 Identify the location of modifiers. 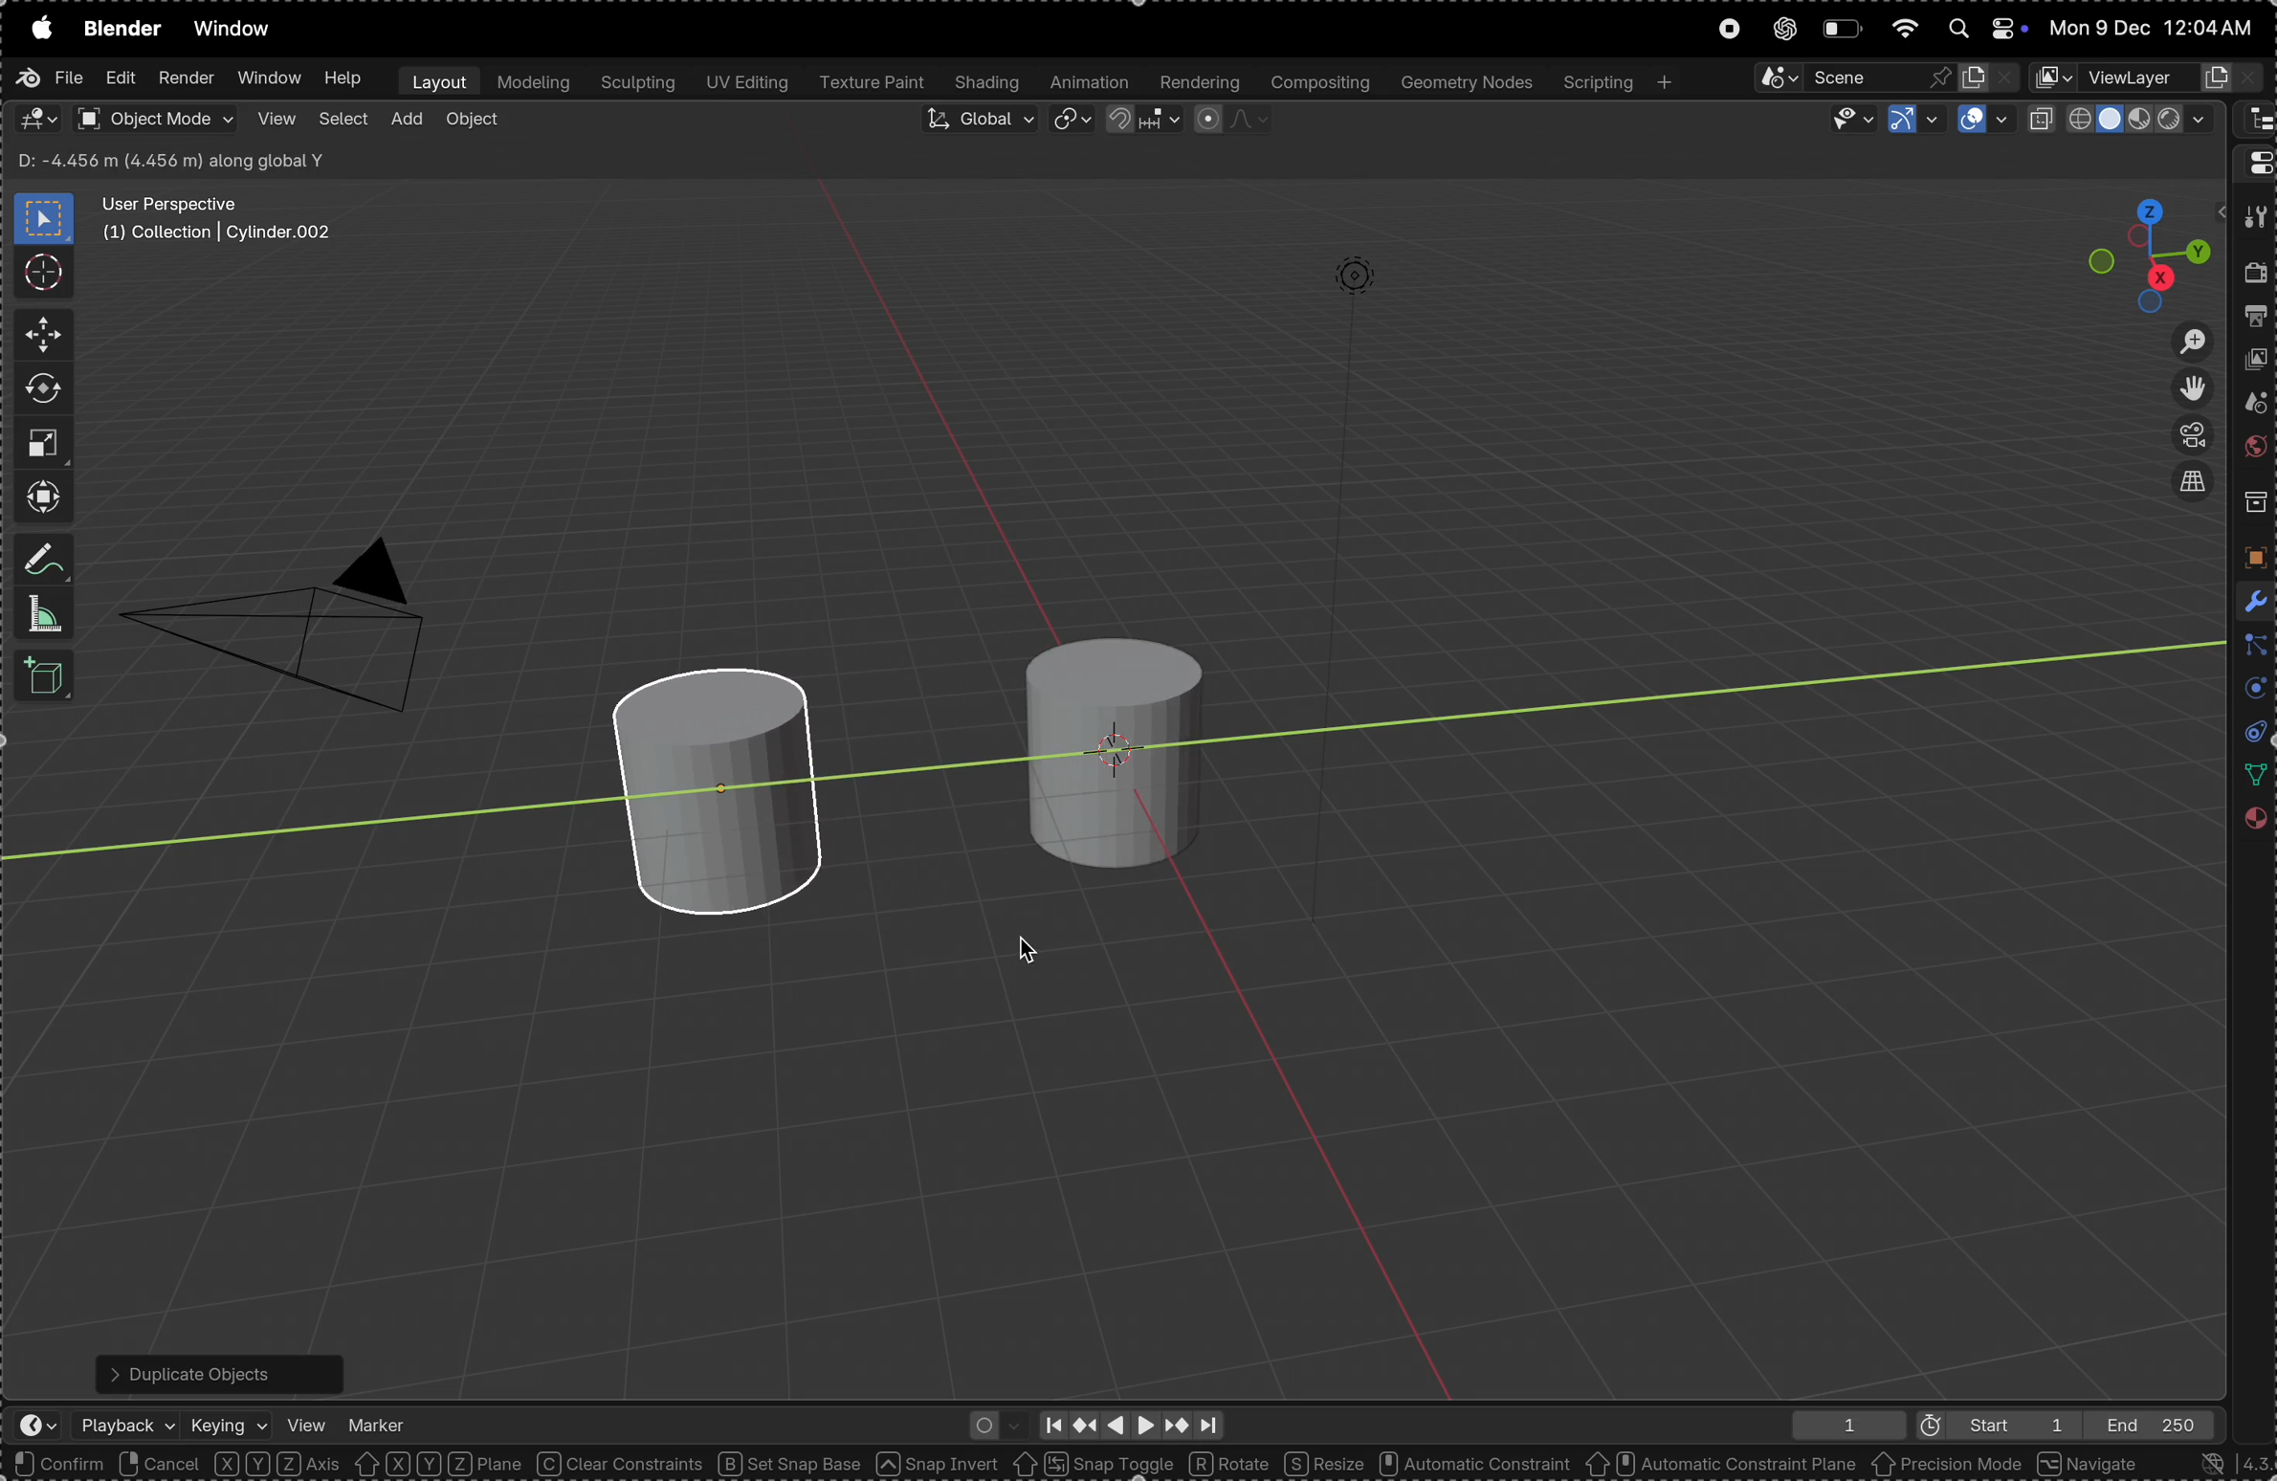
(2250, 599).